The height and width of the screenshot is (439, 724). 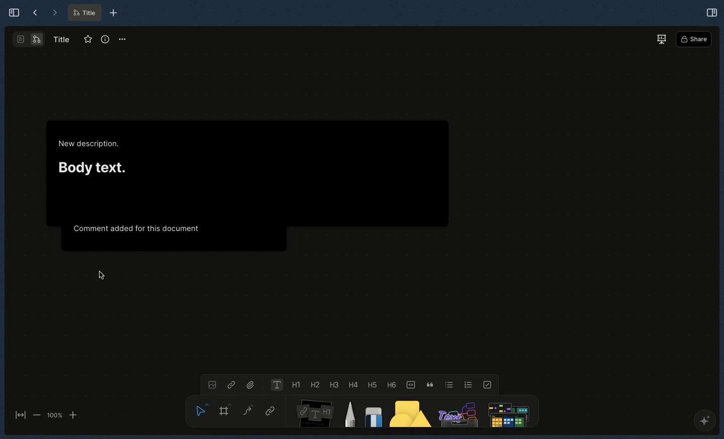 I want to click on zoom in, so click(x=73, y=415).